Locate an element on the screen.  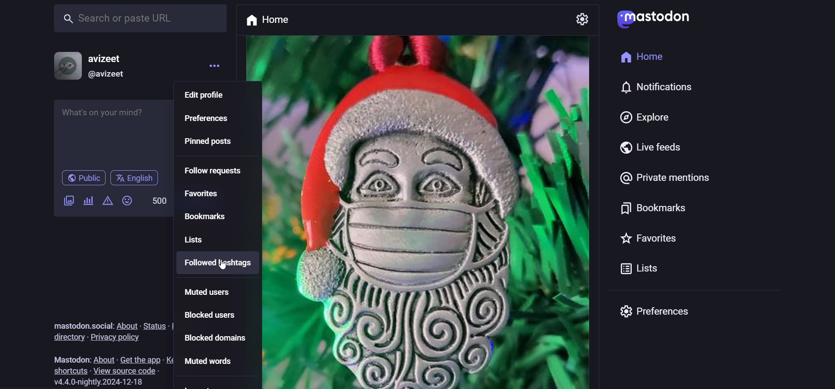
preferences is located at coordinates (650, 313).